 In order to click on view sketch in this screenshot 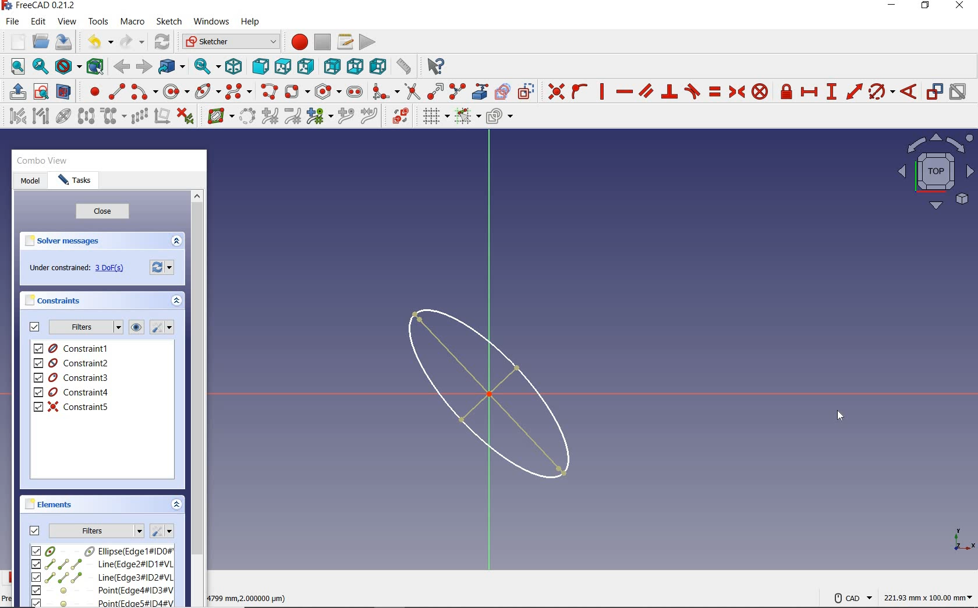, I will do `click(42, 90)`.